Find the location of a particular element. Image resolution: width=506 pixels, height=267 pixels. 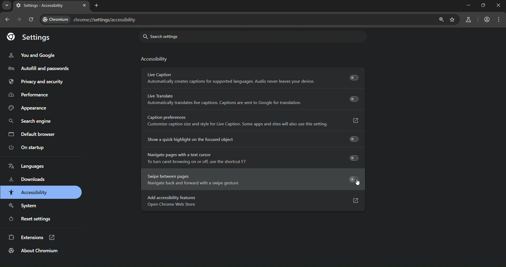

on startup is located at coordinates (27, 148).